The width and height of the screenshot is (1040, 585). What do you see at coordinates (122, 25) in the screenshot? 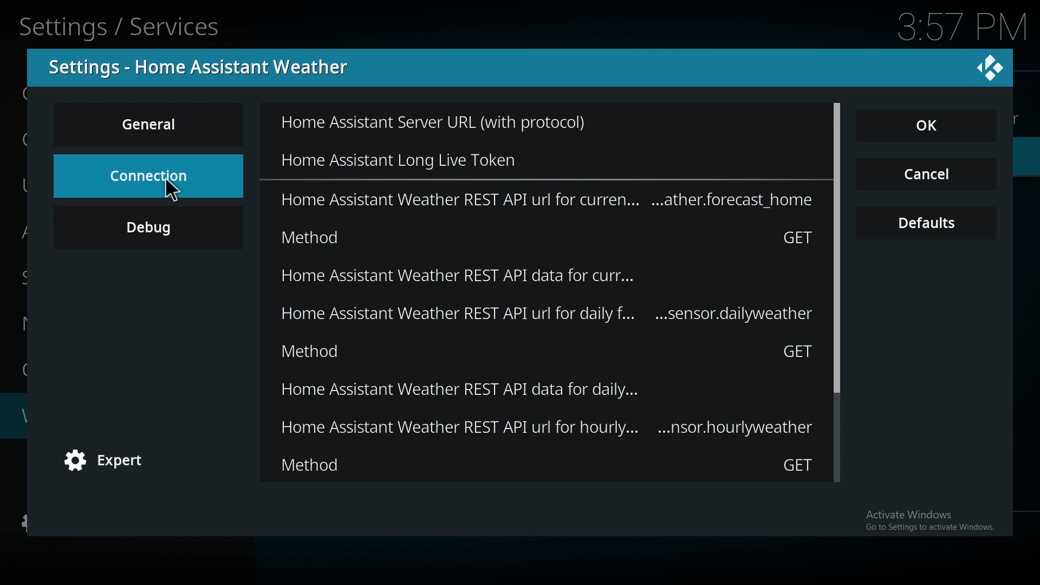
I see `Settings/Services` at bounding box center [122, 25].